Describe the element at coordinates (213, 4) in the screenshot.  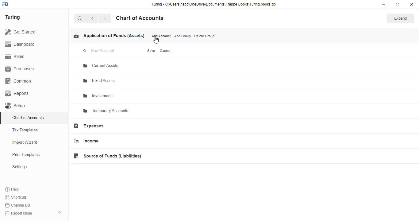
I see `“Turing - C:\Users\hsbc\OneDrive\Documents\Frappe Books\Turing books.db` at that location.